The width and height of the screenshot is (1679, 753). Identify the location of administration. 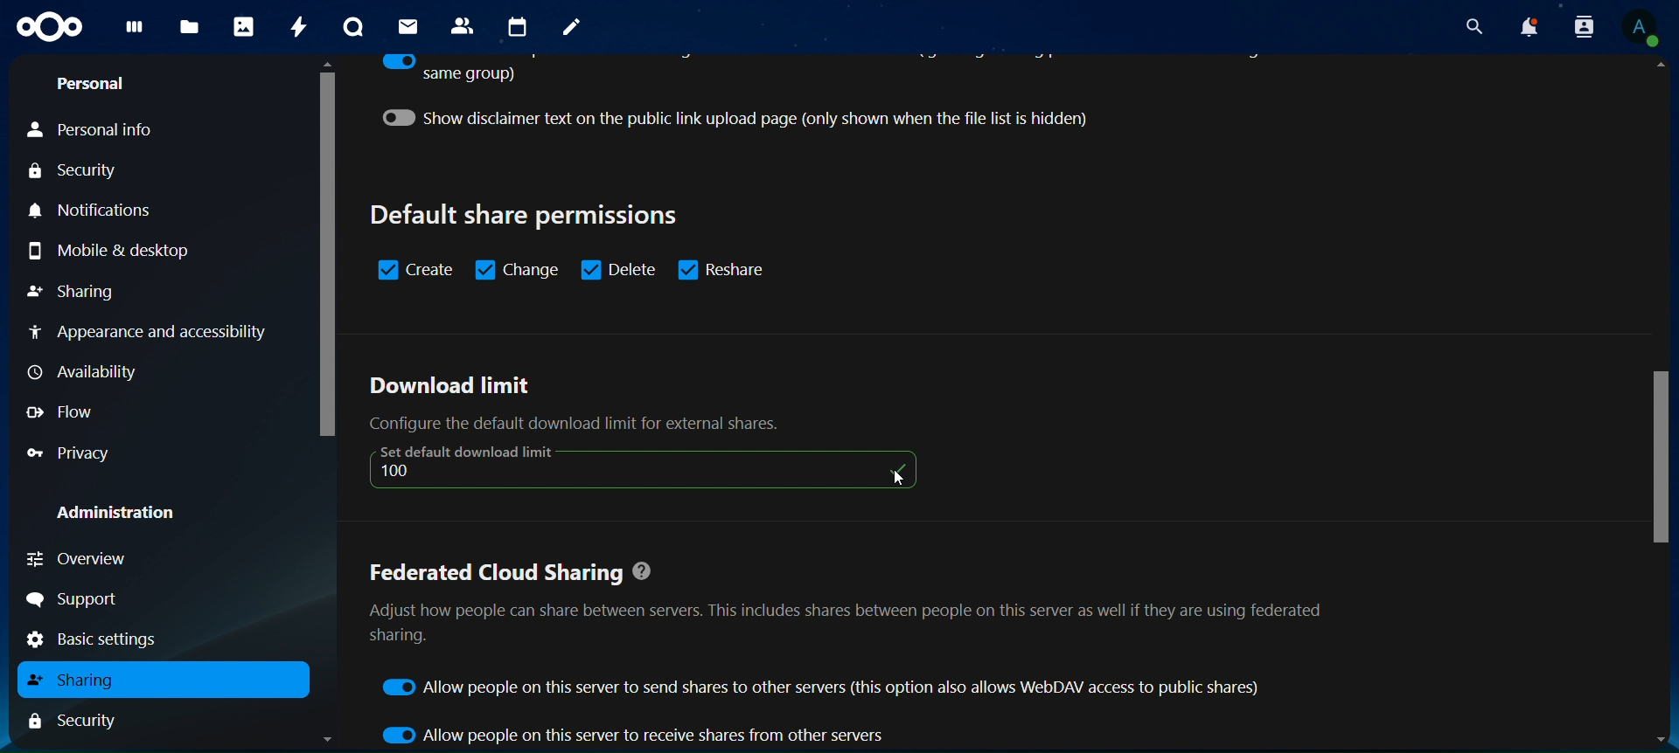
(117, 515).